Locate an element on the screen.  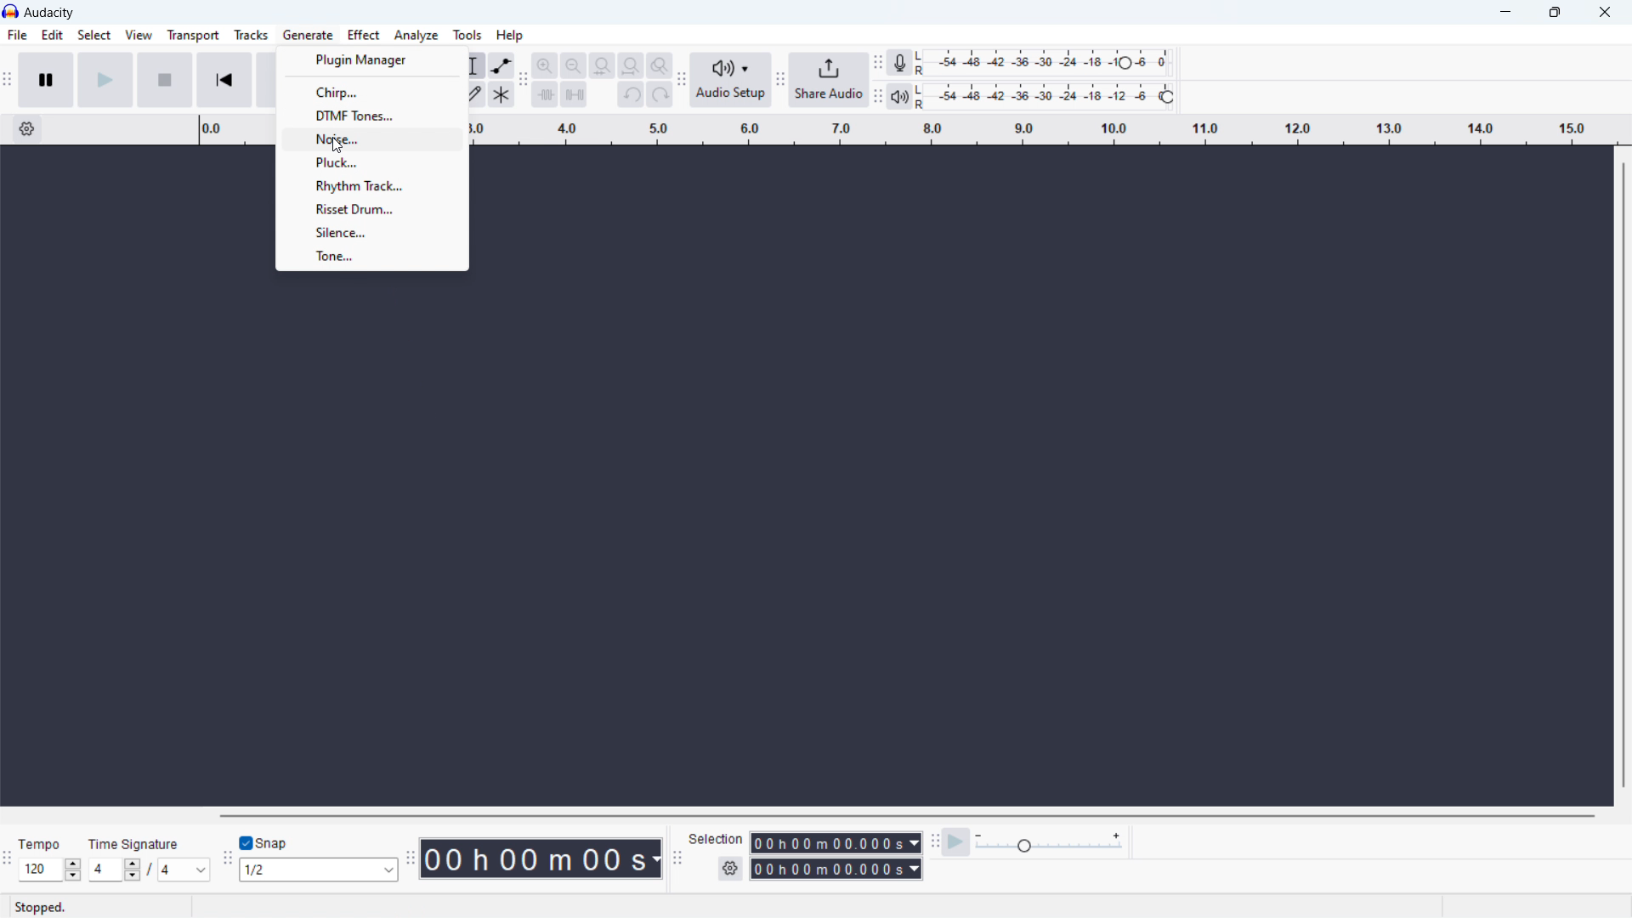
Select is located at coordinates (94, 34).